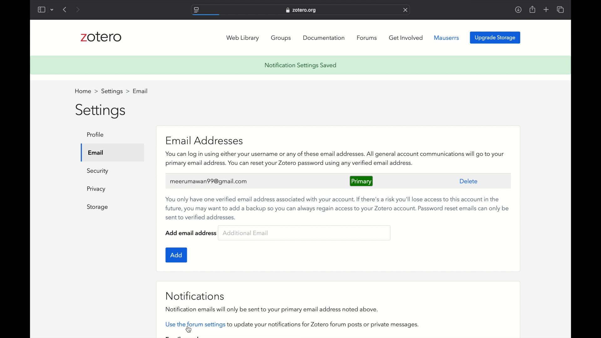 Image resolution: width=601 pixels, height=338 pixels. What do you see at coordinates (302, 11) in the screenshot?
I see `web address` at bounding box center [302, 11].